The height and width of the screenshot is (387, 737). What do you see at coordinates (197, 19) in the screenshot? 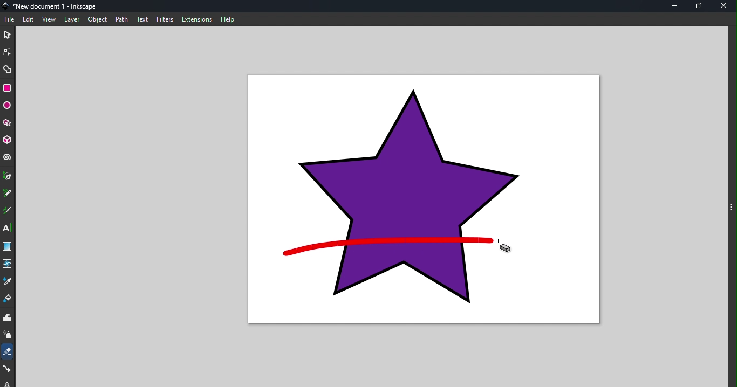
I see `extensions` at bounding box center [197, 19].